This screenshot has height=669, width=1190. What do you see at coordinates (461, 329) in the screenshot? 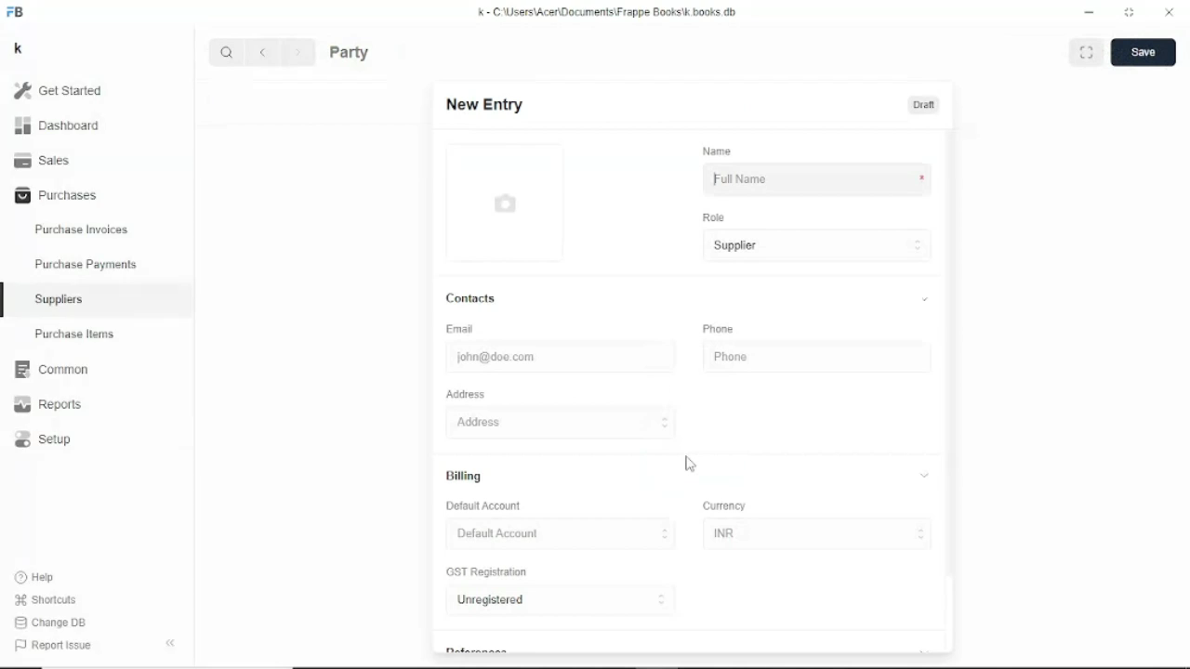
I see `Email` at bounding box center [461, 329].